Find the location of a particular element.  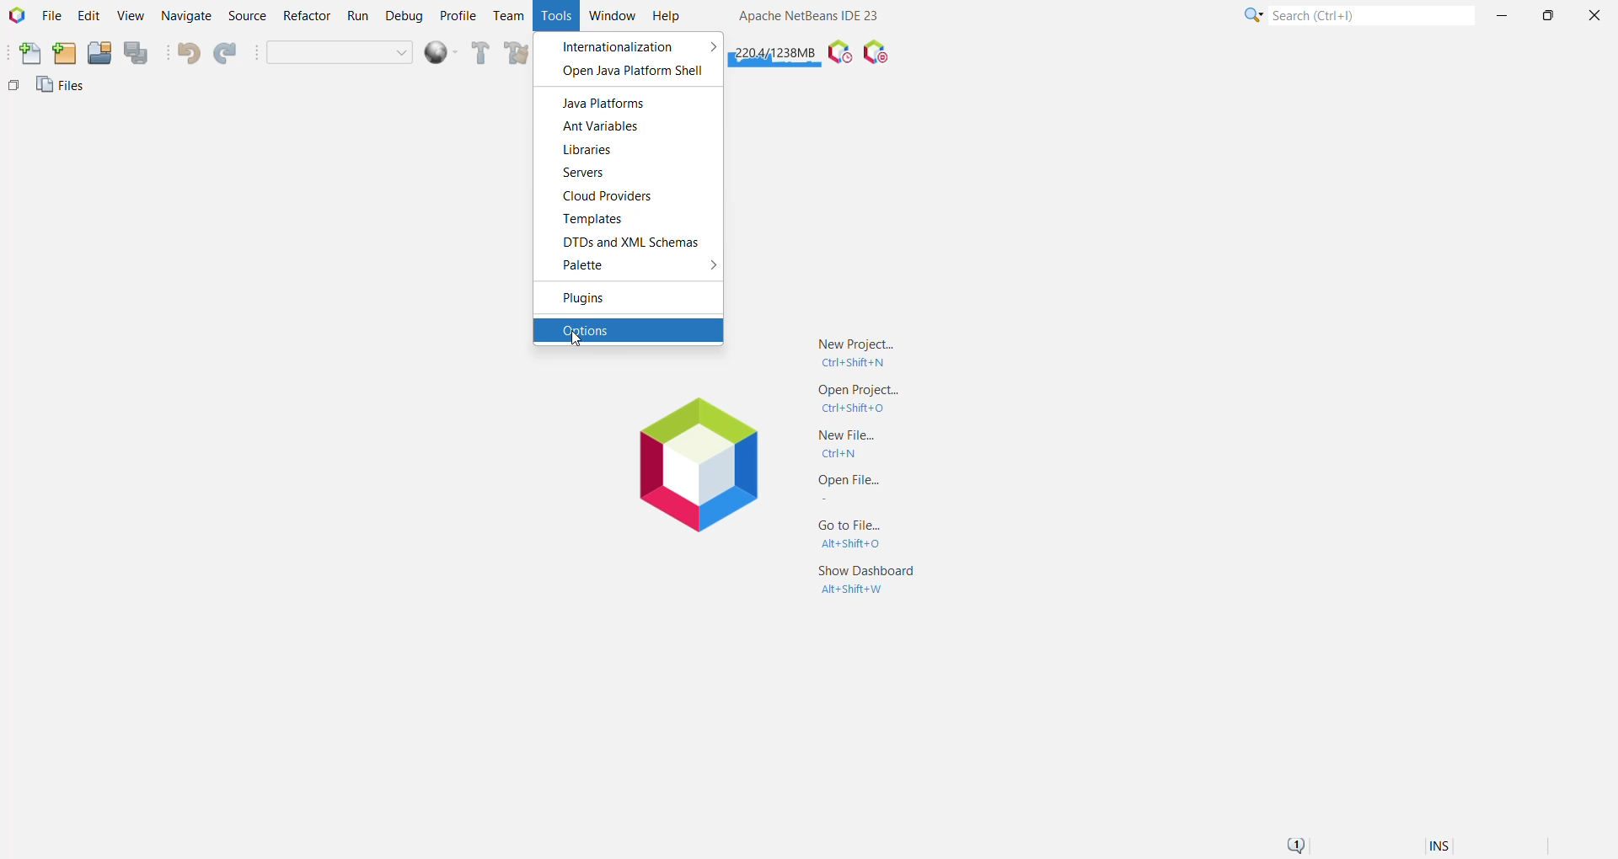

Files is located at coordinates (63, 89).